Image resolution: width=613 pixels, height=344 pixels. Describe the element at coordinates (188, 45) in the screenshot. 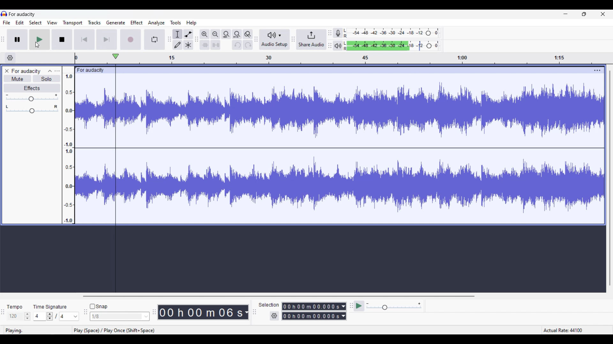

I see `Multi tool` at that location.